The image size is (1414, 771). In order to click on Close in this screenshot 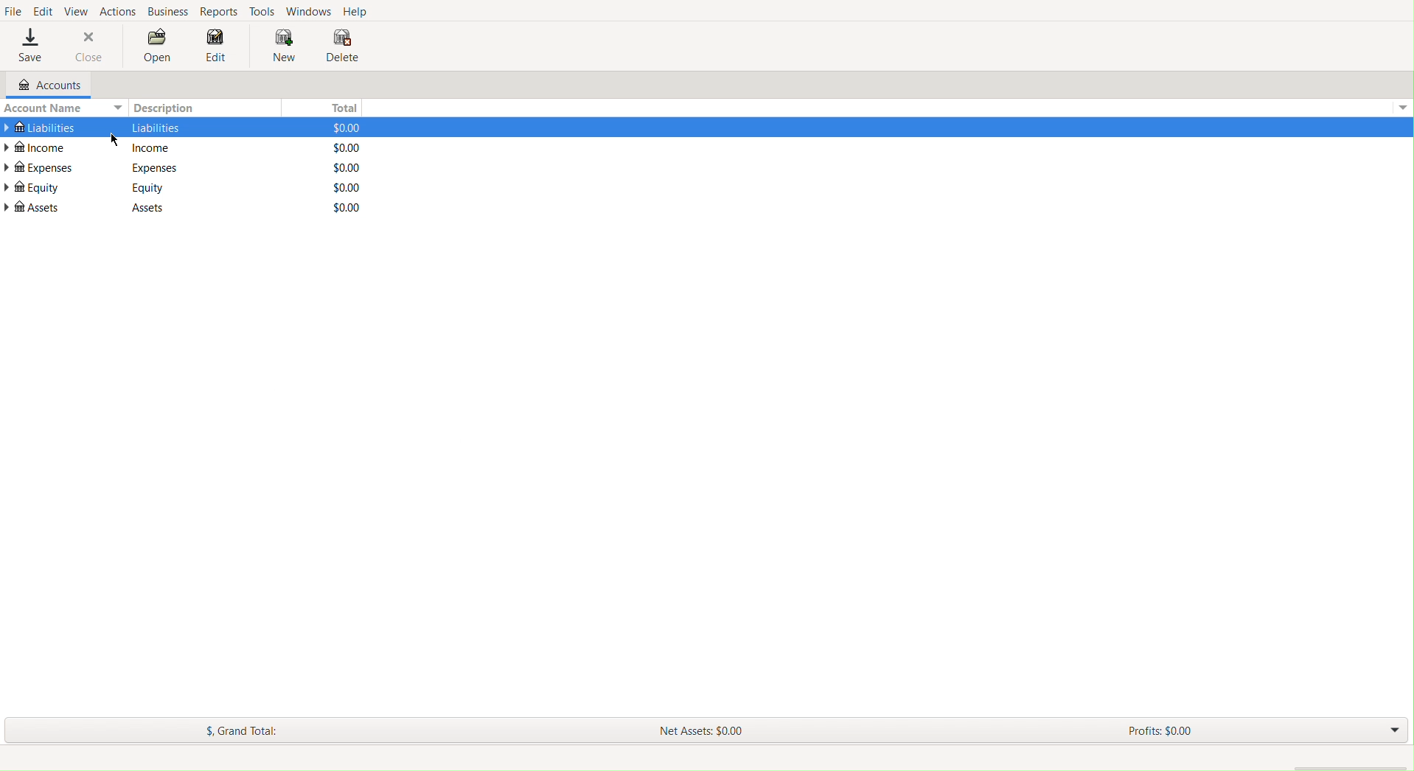, I will do `click(90, 46)`.